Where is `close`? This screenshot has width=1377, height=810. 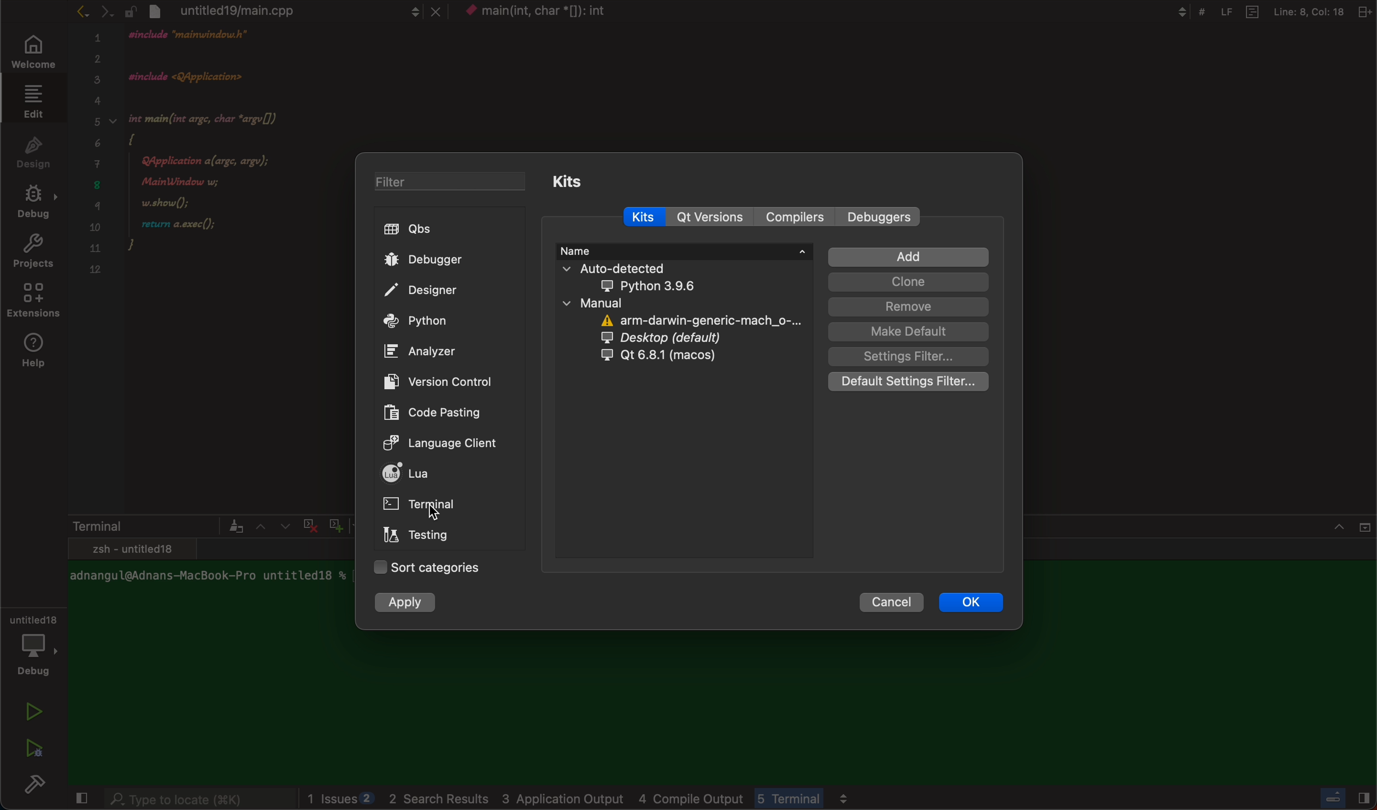 close is located at coordinates (79, 800).